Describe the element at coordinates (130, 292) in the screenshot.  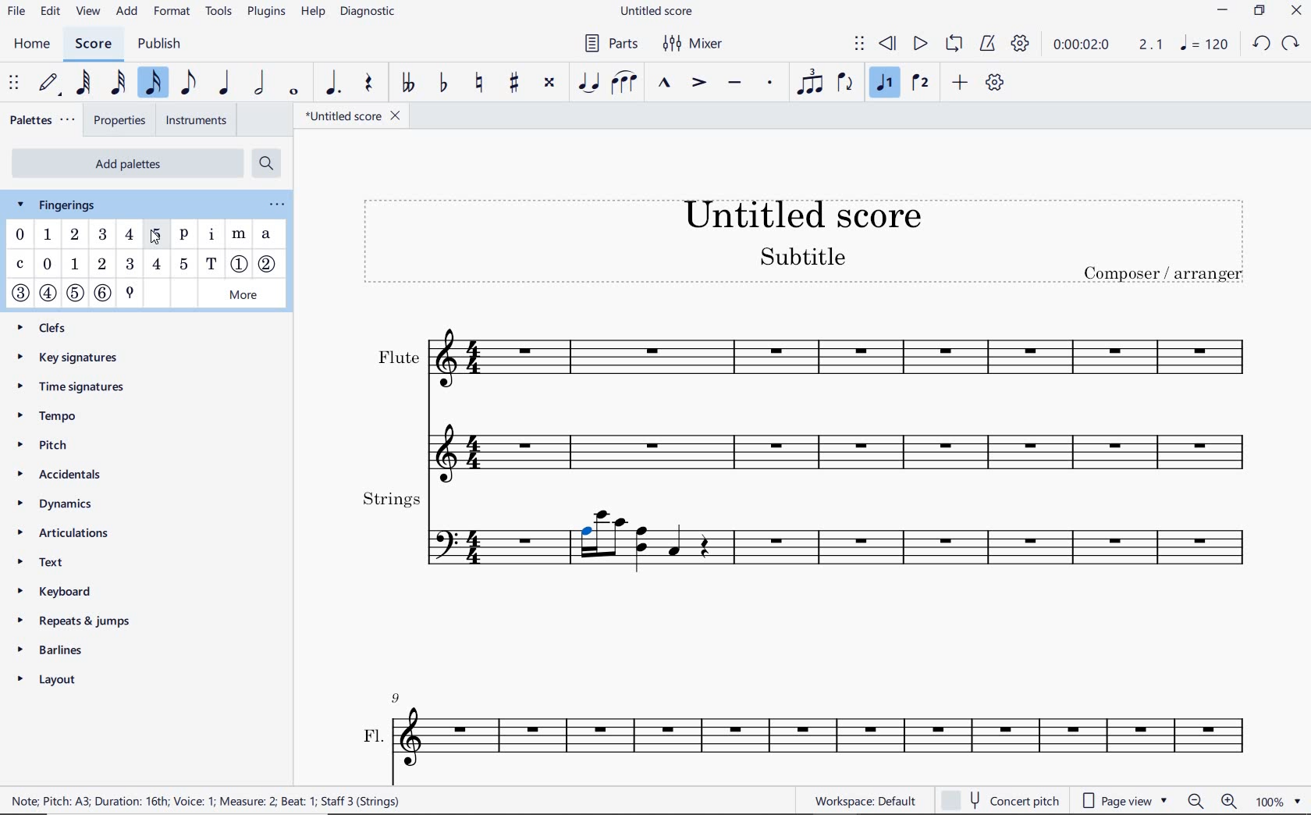
I see `THUMB POSITION` at that location.